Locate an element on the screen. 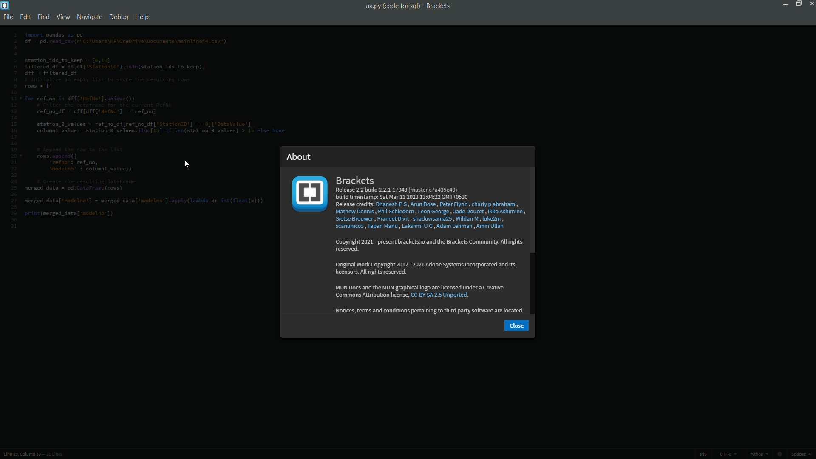 This screenshot has width=816, height=459. minimize is located at coordinates (785, 4).